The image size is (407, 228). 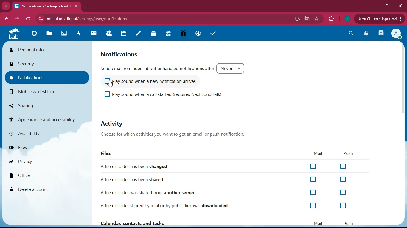 I want to click on more, so click(x=7, y=6).